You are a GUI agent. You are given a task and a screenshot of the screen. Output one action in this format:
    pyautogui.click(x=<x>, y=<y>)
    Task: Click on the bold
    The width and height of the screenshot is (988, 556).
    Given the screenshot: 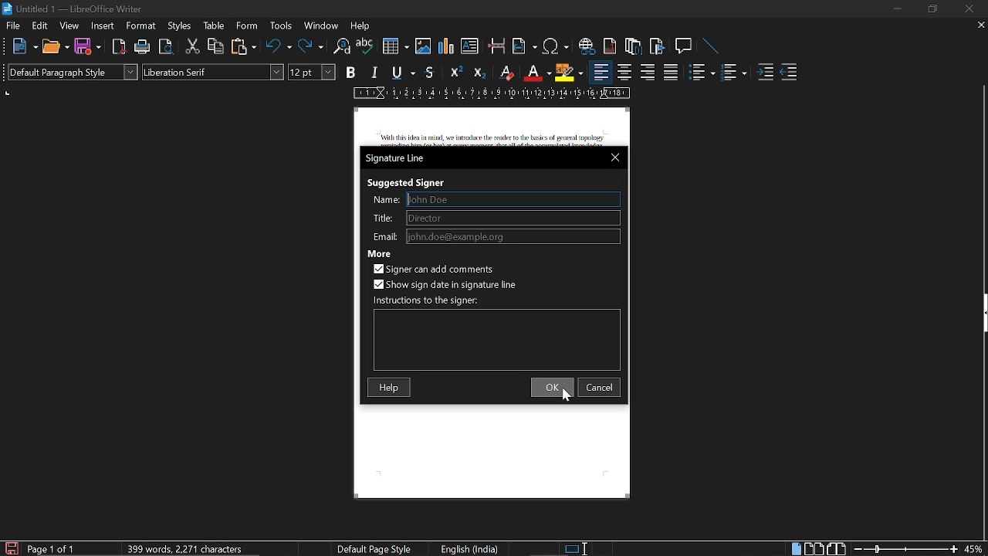 What is the action you would take?
    pyautogui.click(x=352, y=72)
    